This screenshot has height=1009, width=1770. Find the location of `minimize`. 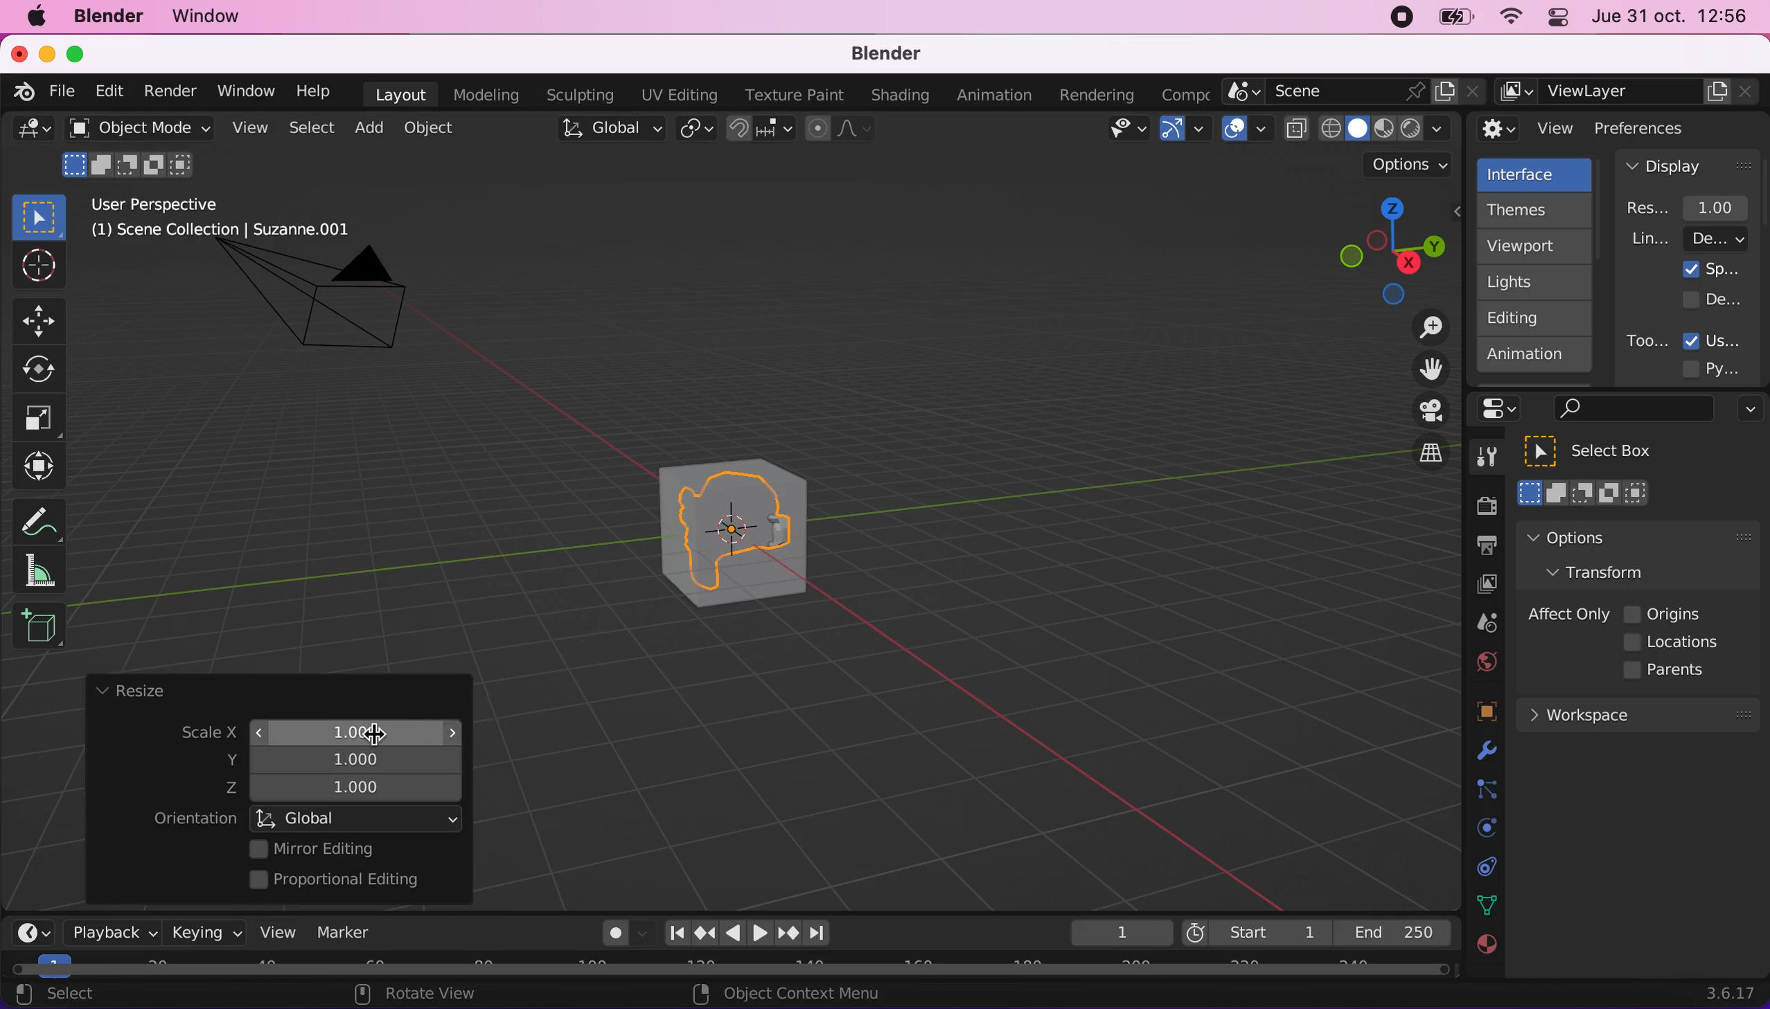

minimize is located at coordinates (44, 53).